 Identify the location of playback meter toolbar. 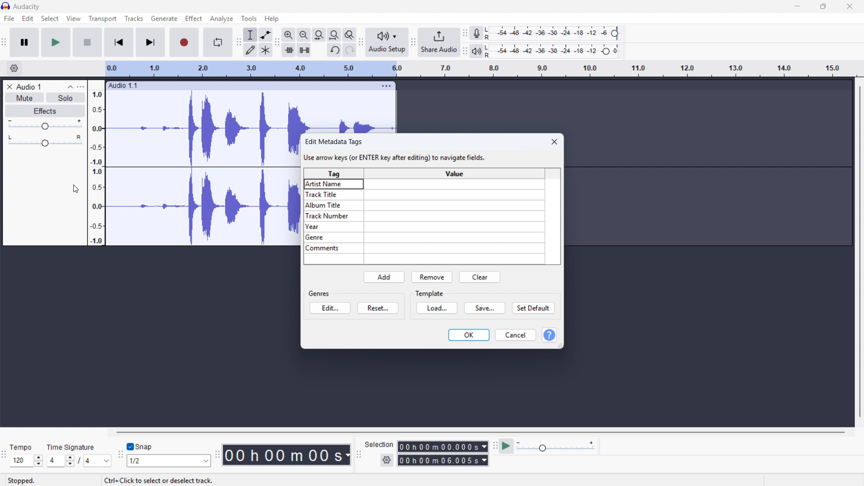
(465, 51).